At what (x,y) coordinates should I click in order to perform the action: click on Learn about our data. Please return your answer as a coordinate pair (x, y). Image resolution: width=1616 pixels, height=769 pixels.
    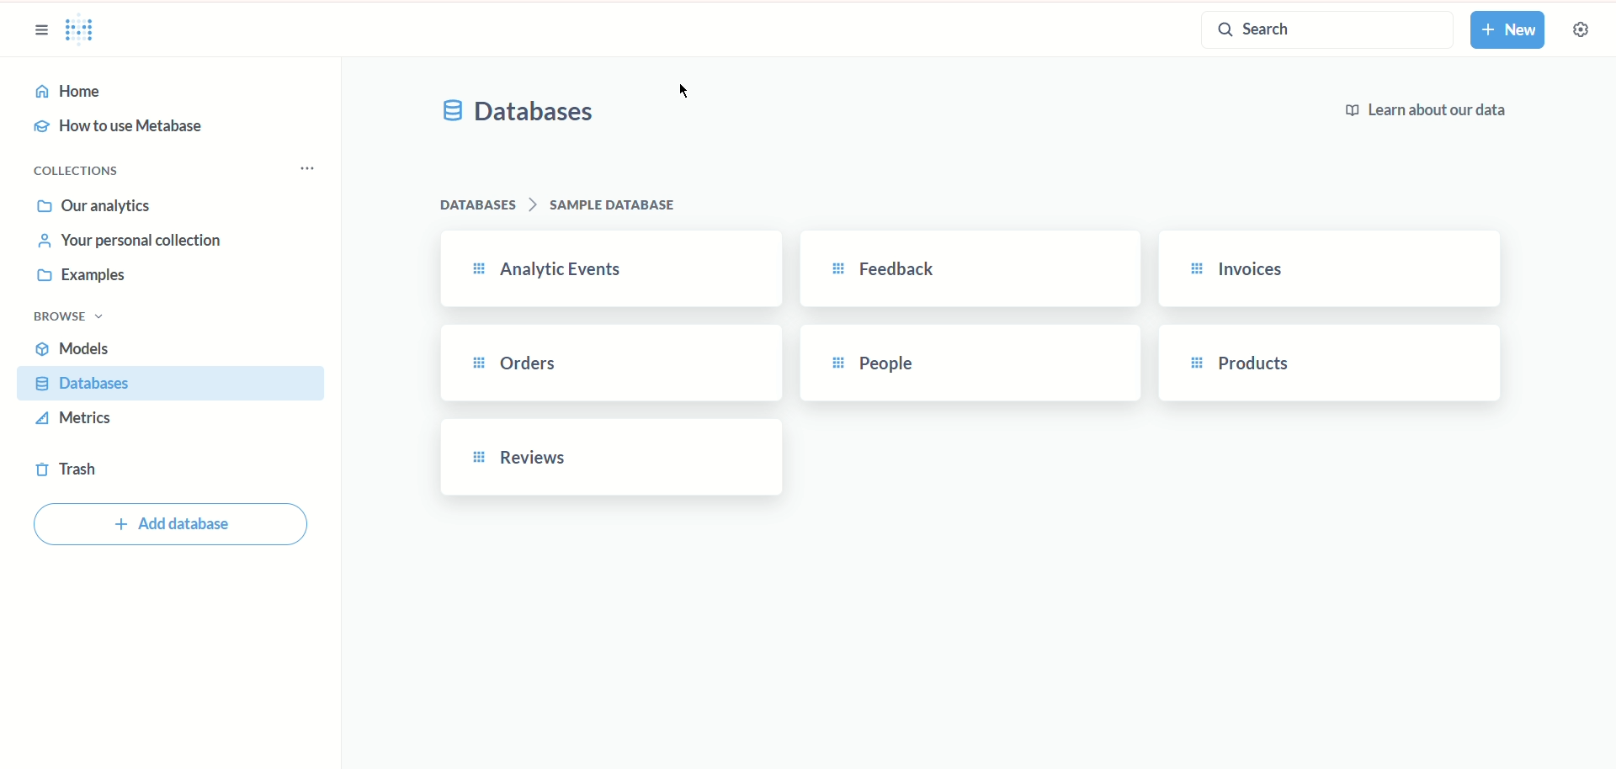
    Looking at the image, I should click on (1429, 112).